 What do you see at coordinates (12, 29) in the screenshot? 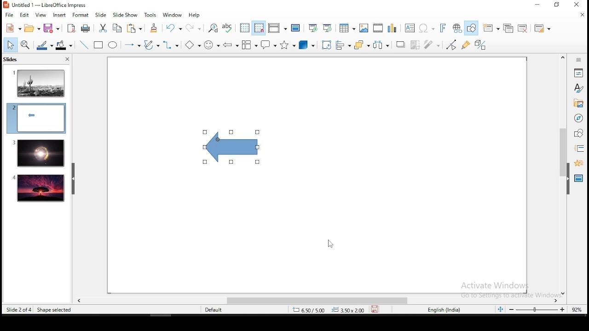
I see `new` at bounding box center [12, 29].